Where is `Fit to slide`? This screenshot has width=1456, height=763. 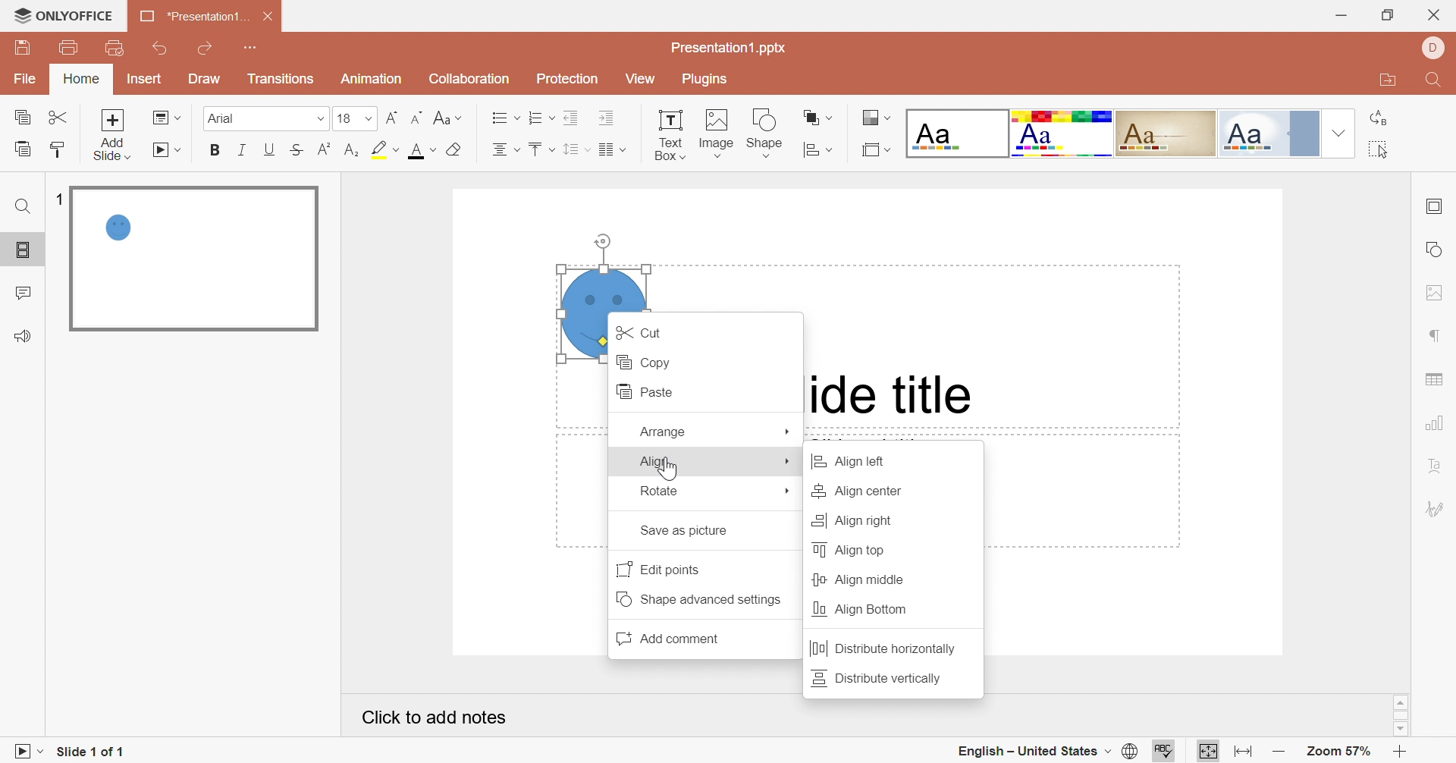
Fit to slide is located at coordinates (1207, 752).